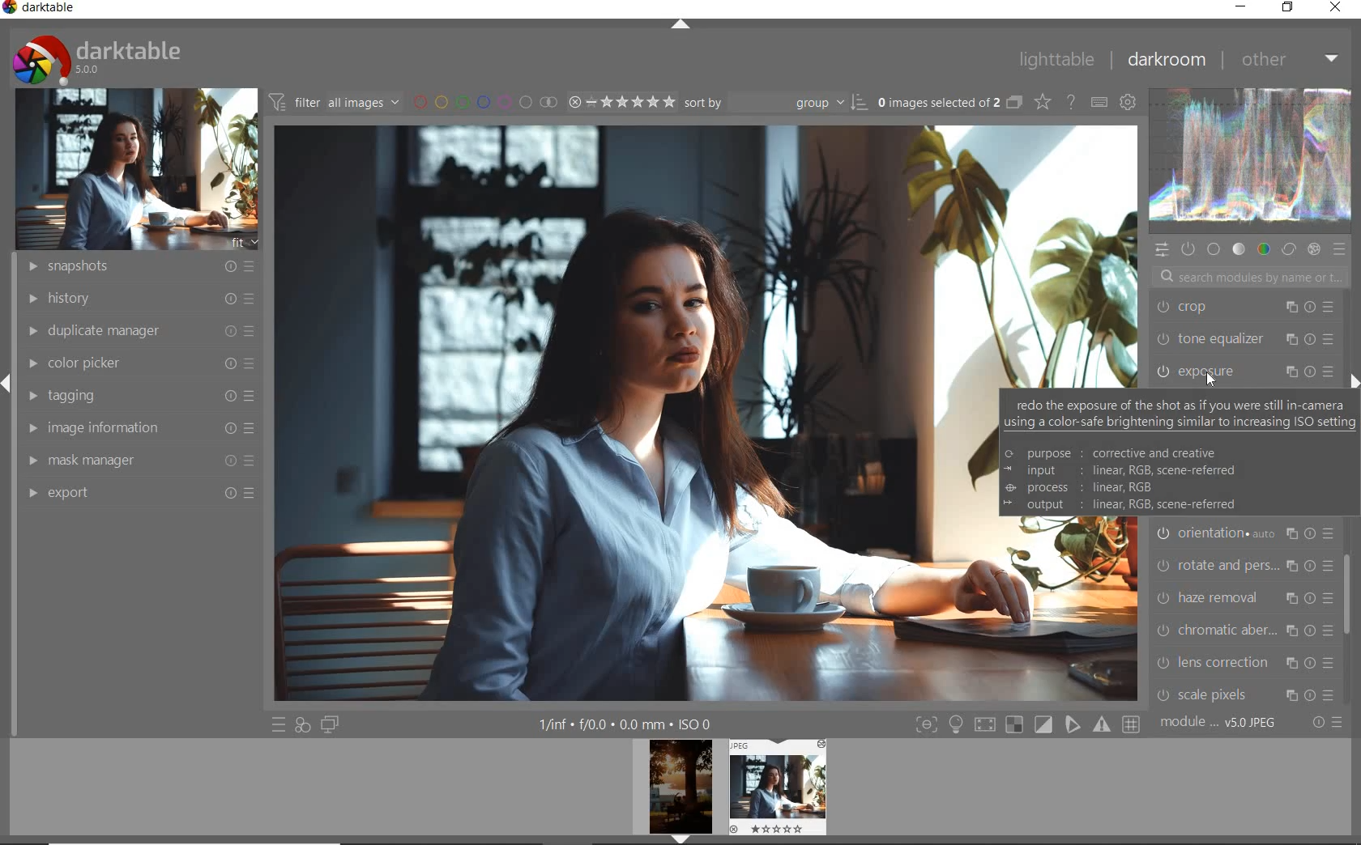  Describe the element at coordinates (1244, 308) in the screenshot. I see `CROP` at that location.